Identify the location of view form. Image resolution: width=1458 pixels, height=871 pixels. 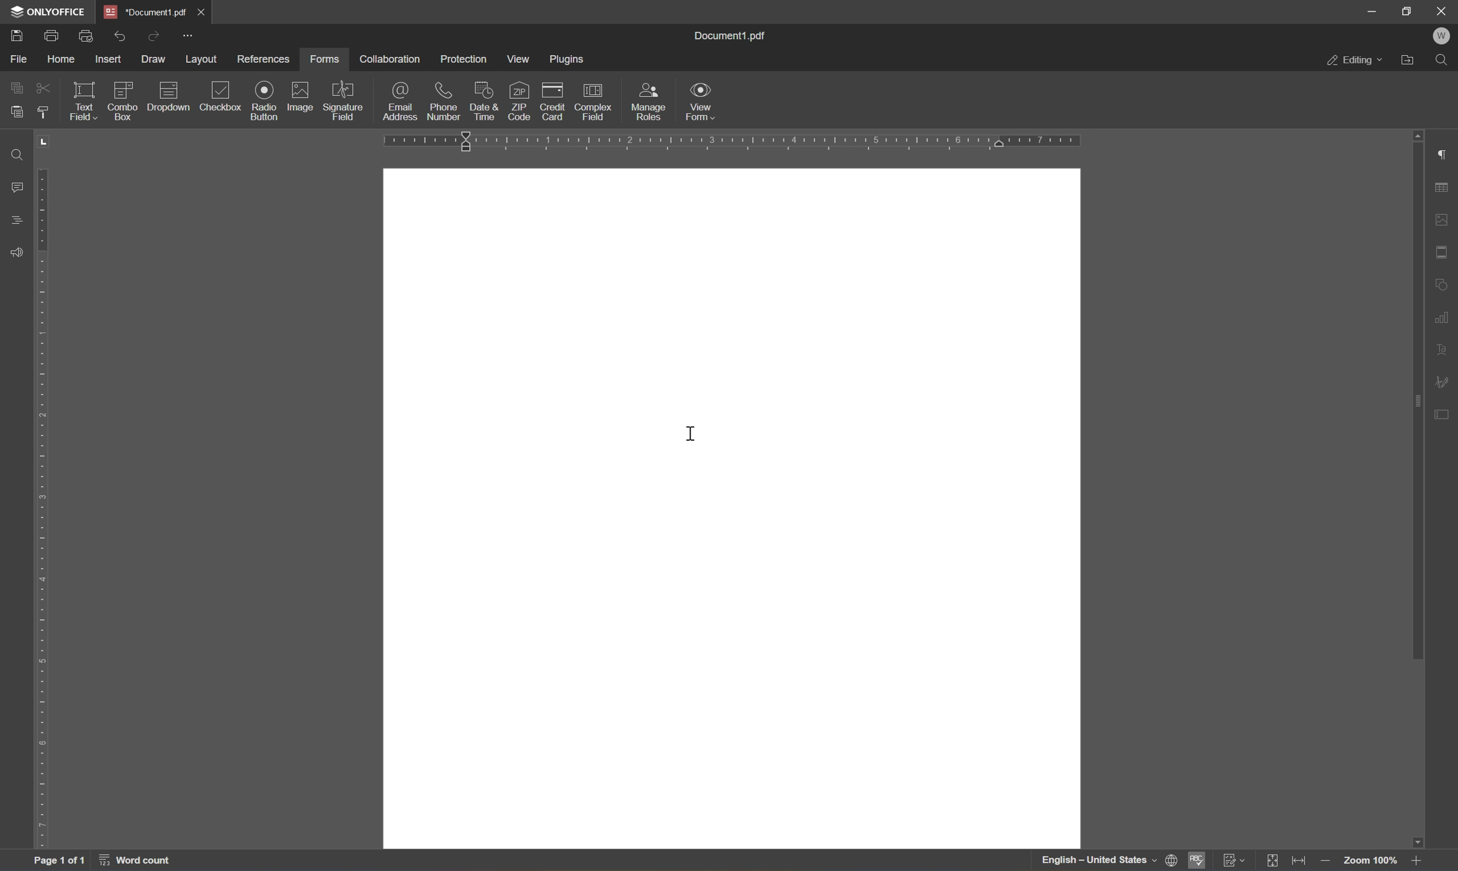
(702, 102).